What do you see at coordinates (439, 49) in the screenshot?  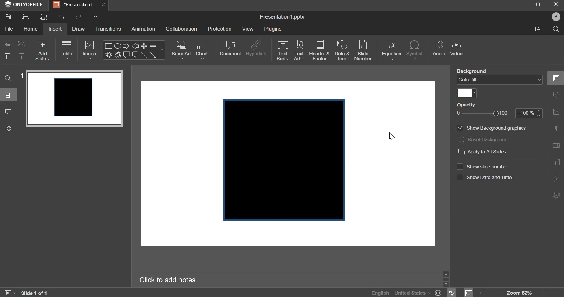 I see `audio` at bounding box center [439, 49].